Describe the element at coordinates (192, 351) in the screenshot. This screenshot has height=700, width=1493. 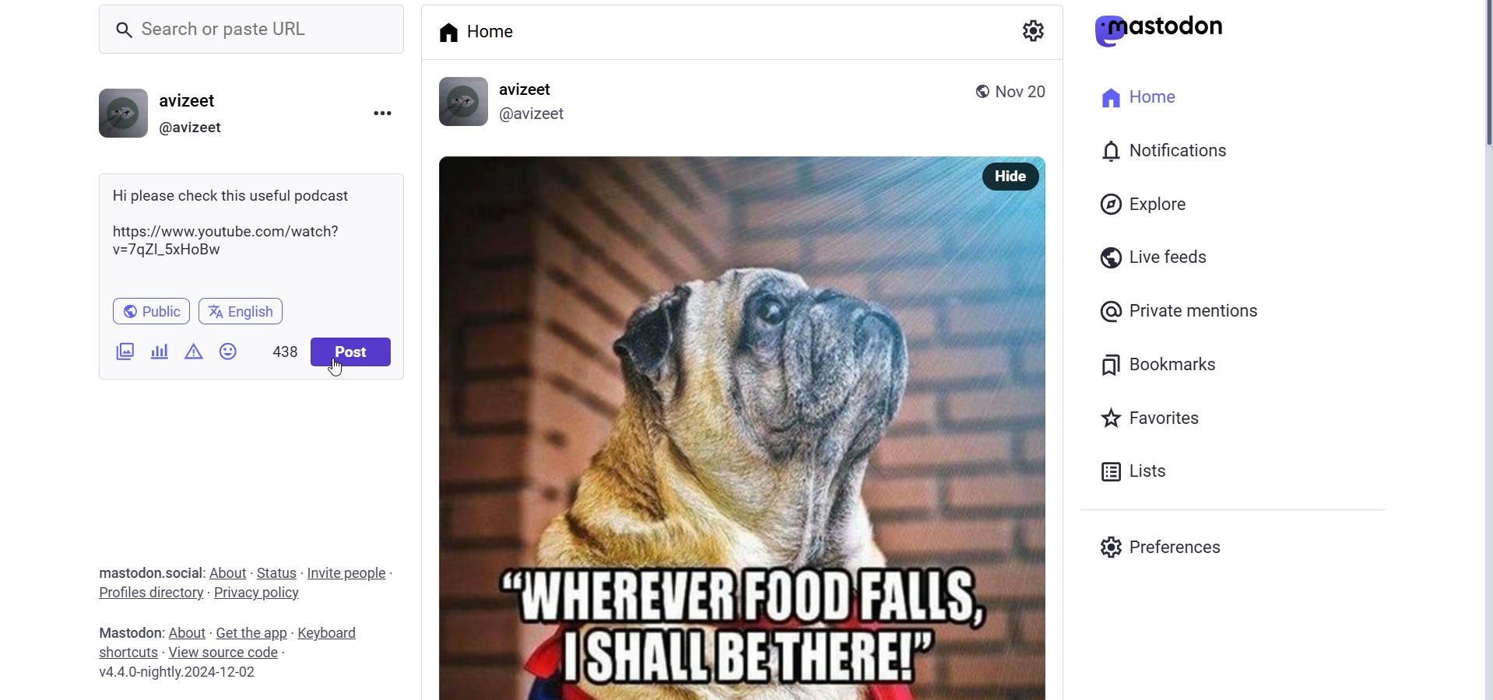
I see `content warning` at that location.